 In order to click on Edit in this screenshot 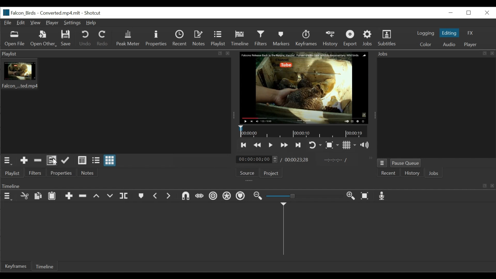, I will do `click(22, 23)`.